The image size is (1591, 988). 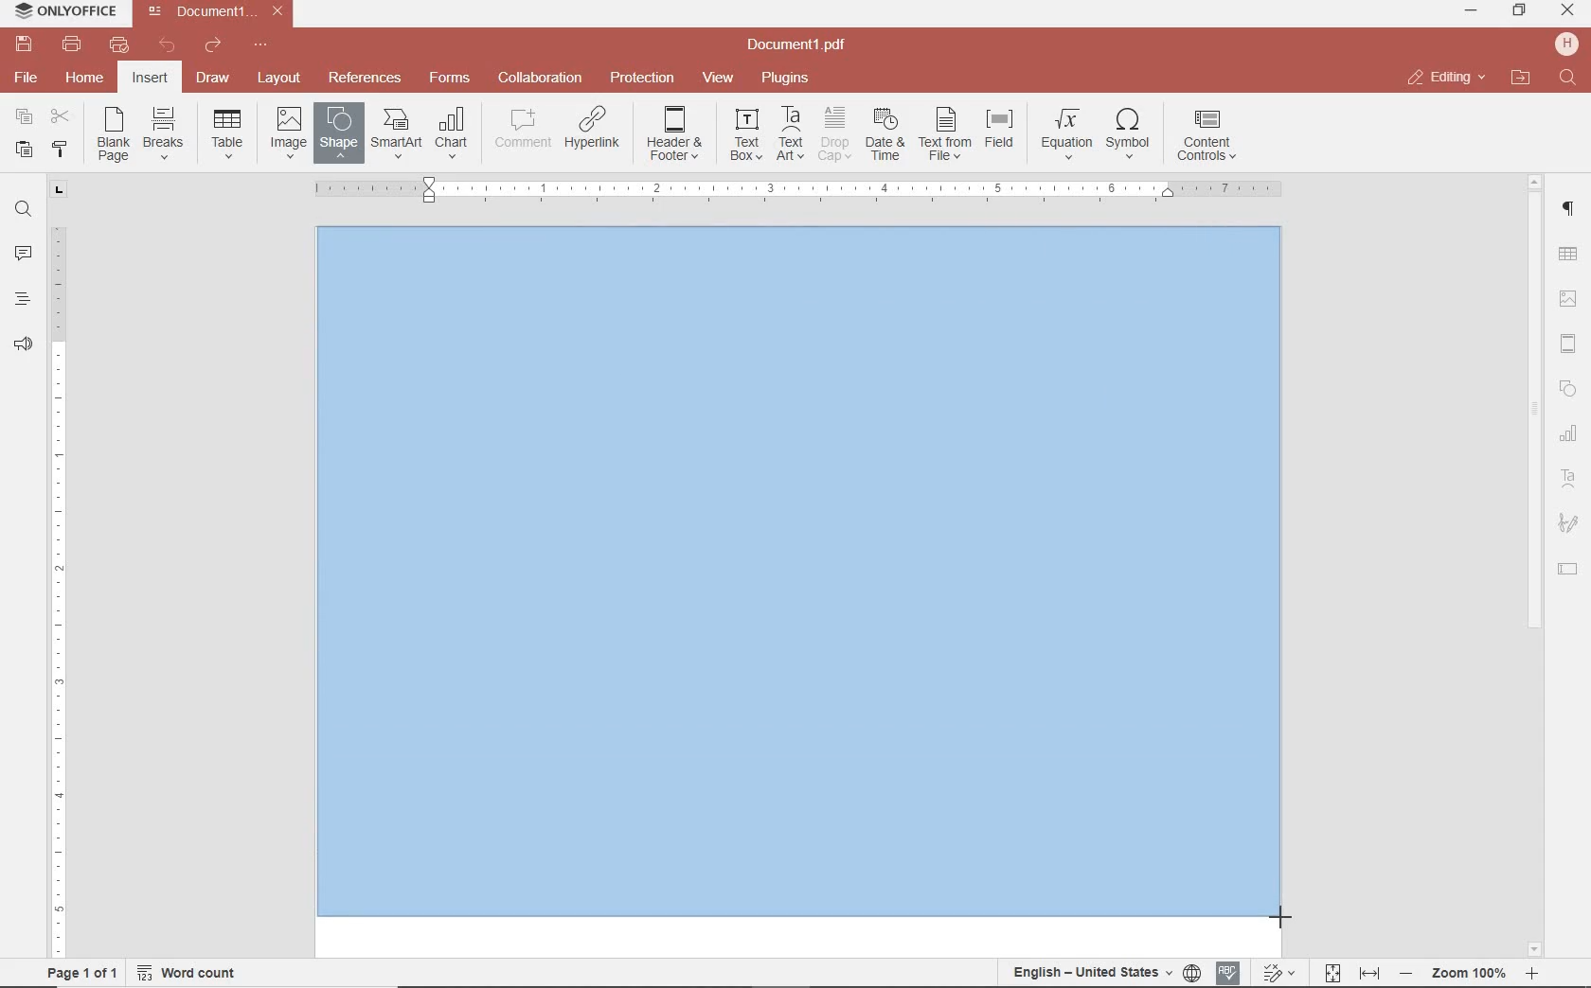 I want to click on protection, so click(x=643, y=79).